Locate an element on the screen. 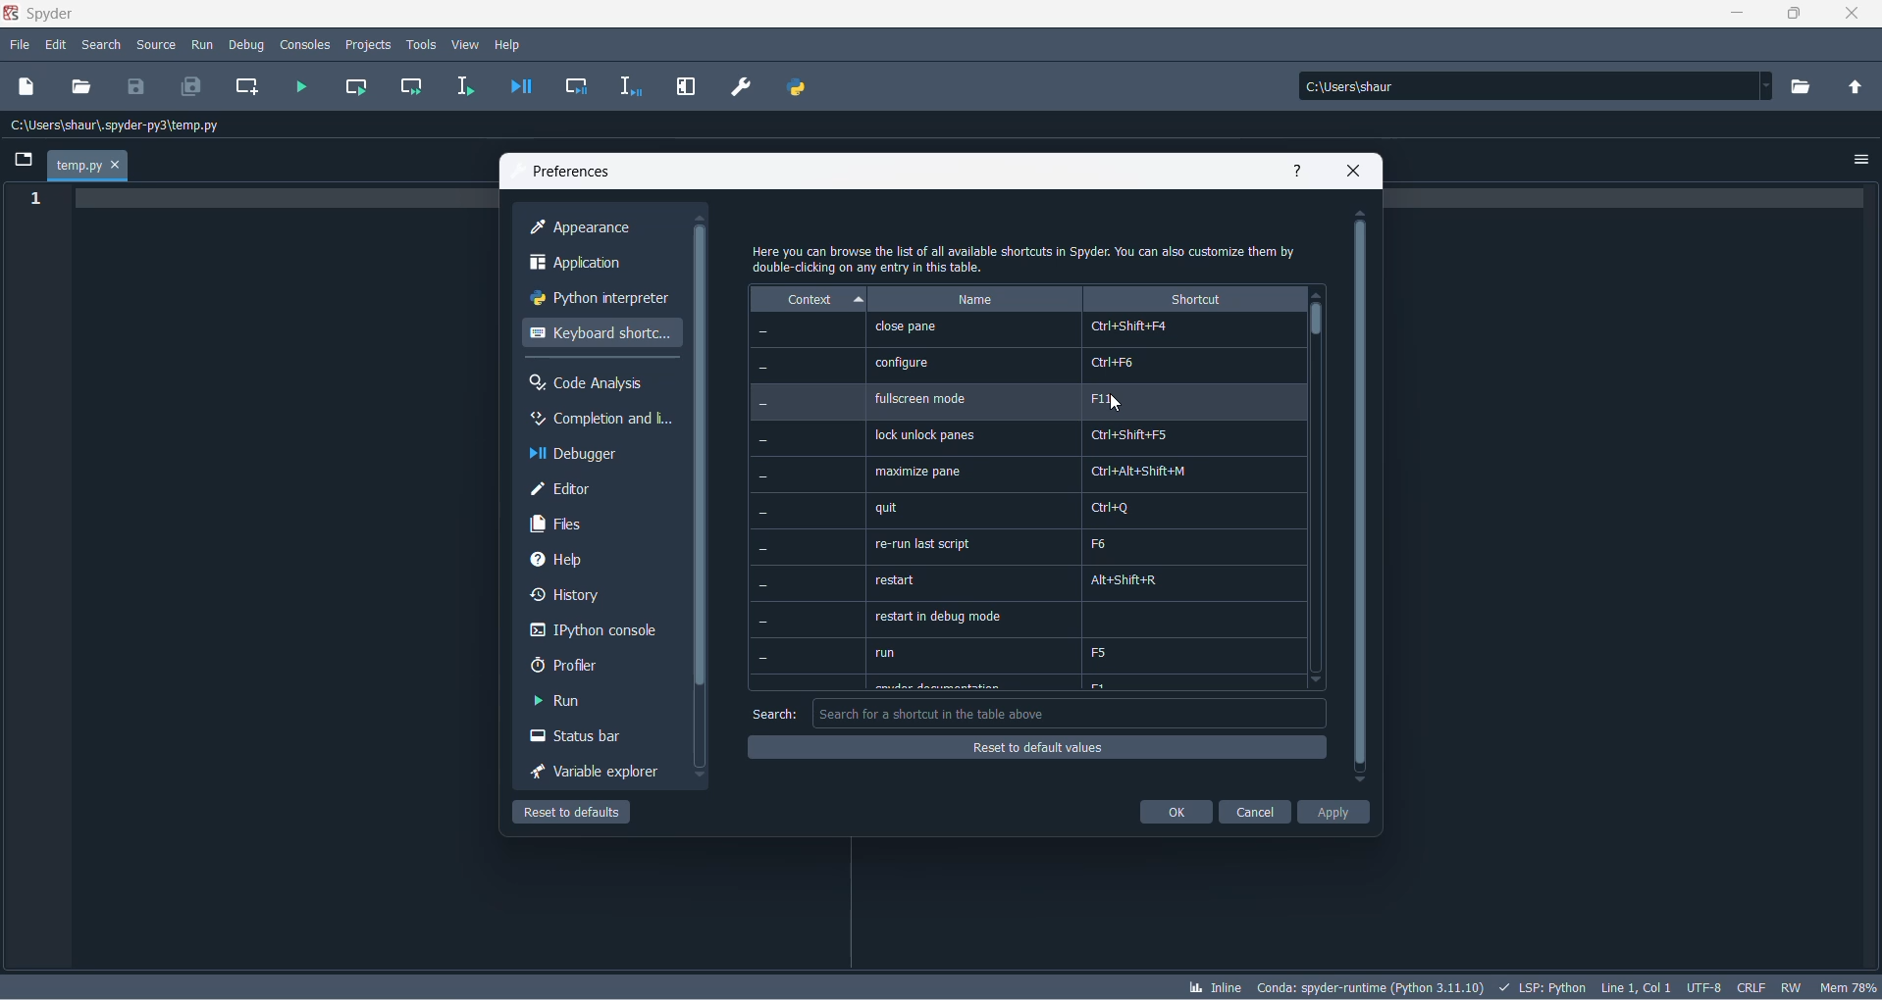 The image size is (1882, 1000). quit is located at coordinates (888, 508).